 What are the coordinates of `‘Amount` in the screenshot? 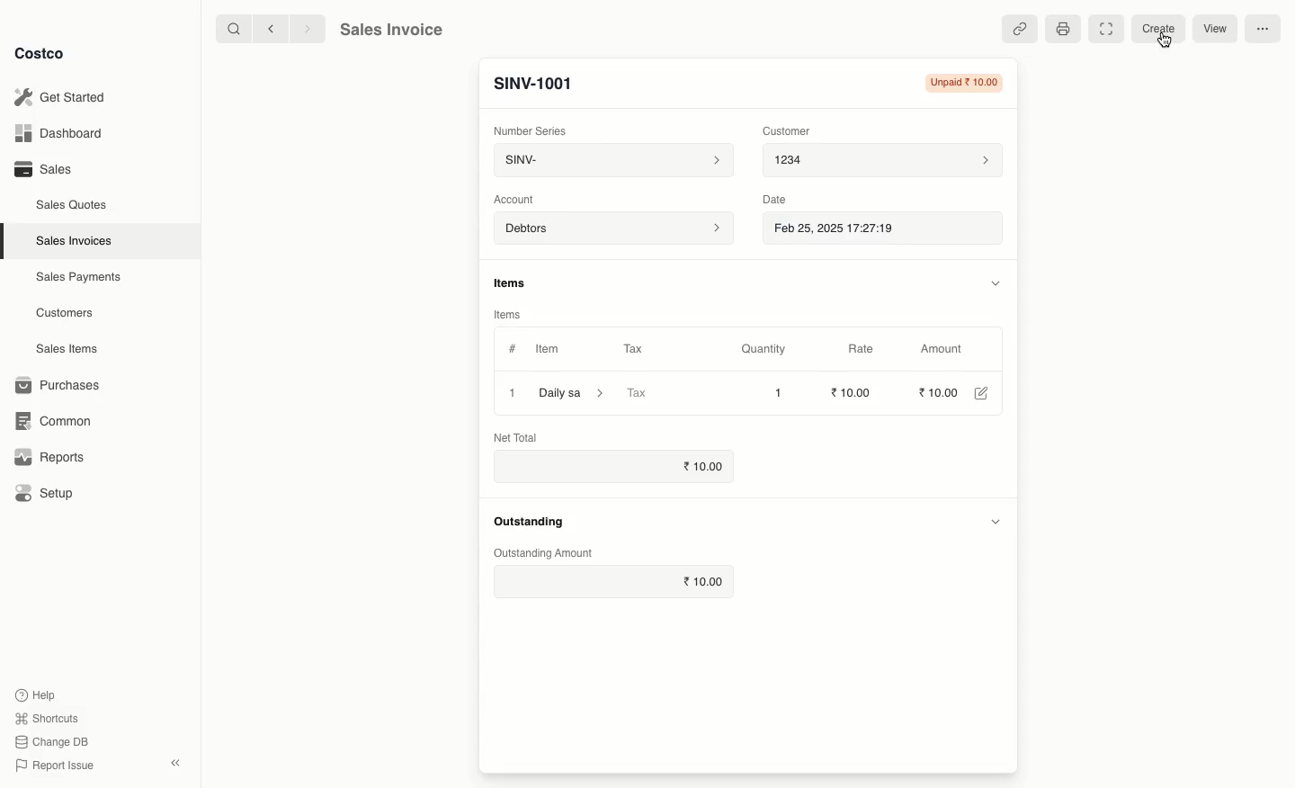 It's located at (942, 350).